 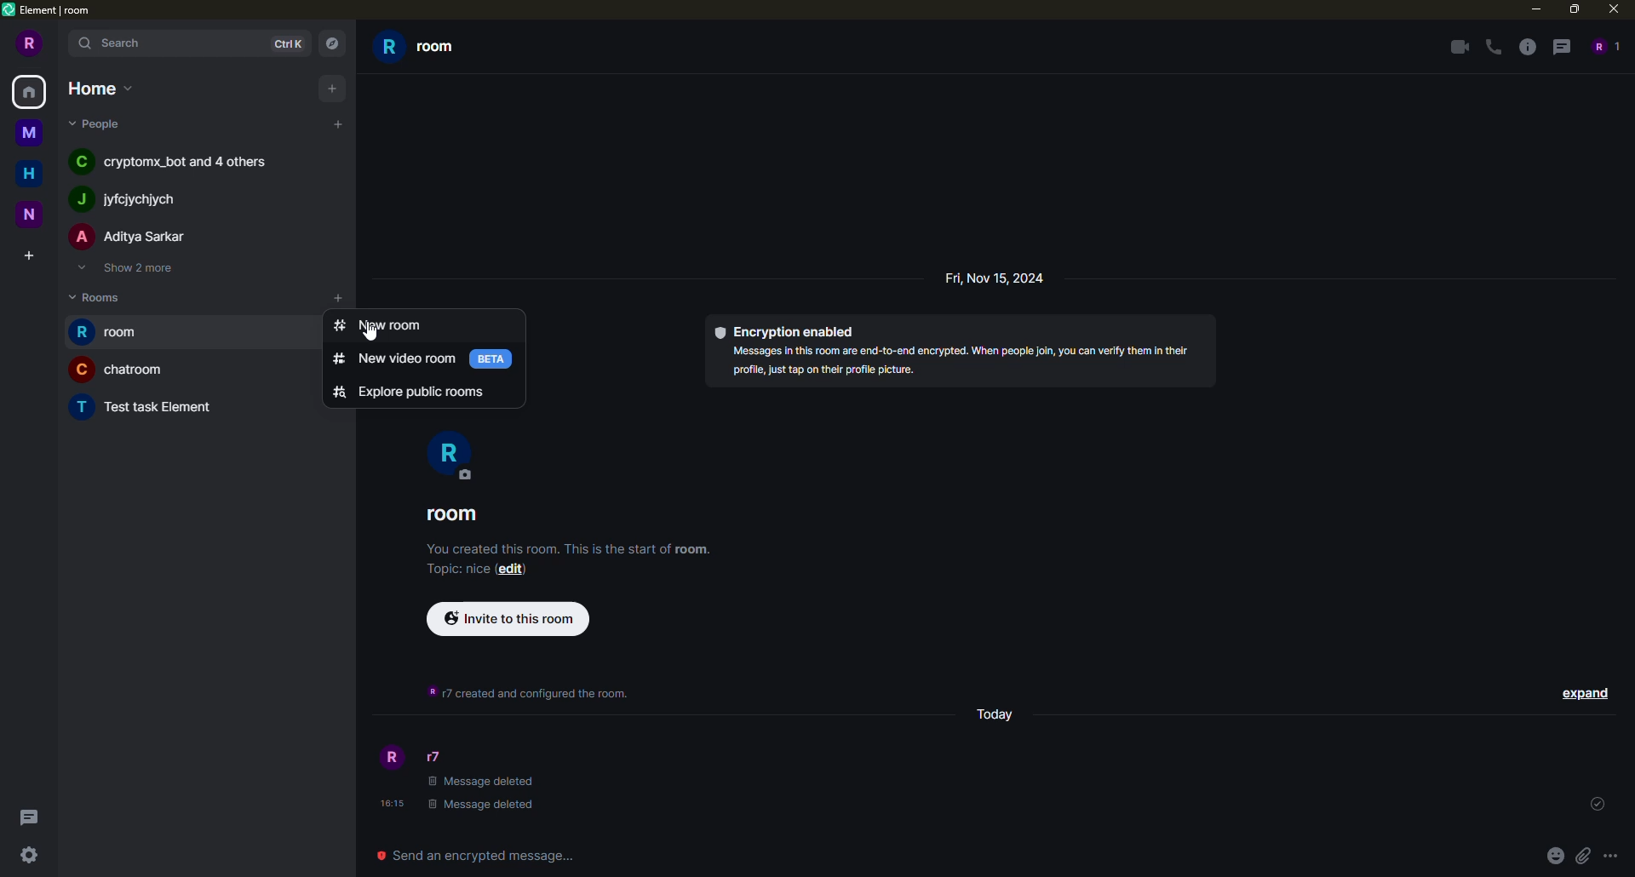 I want to click on add, so click(x=334, y=89).